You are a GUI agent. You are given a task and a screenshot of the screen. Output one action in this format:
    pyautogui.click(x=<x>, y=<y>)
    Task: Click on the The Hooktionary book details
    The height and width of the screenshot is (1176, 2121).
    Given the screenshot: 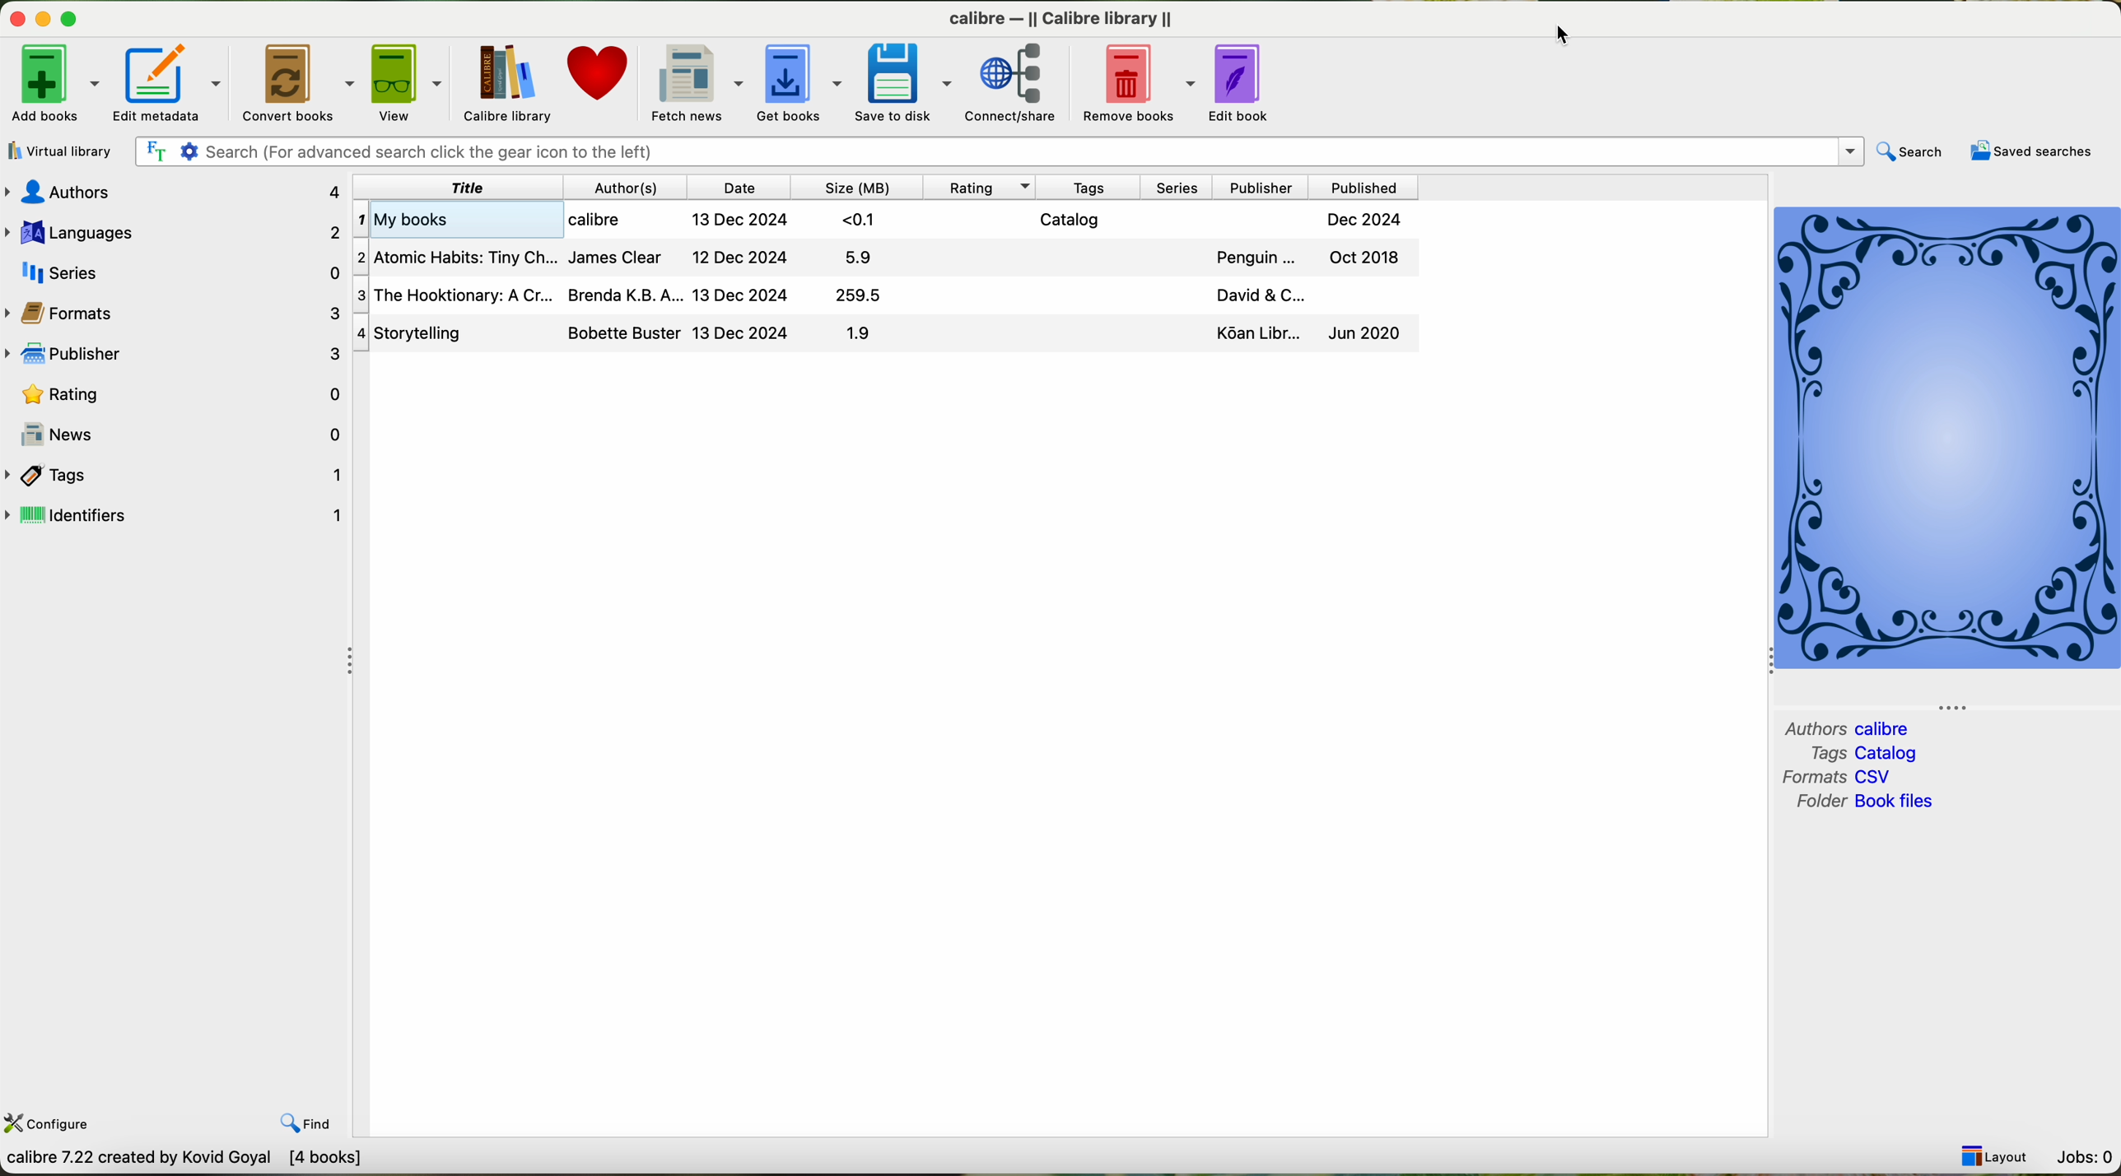 What is the action you would take?
    pyautogui.click(x=883, y=293)
    